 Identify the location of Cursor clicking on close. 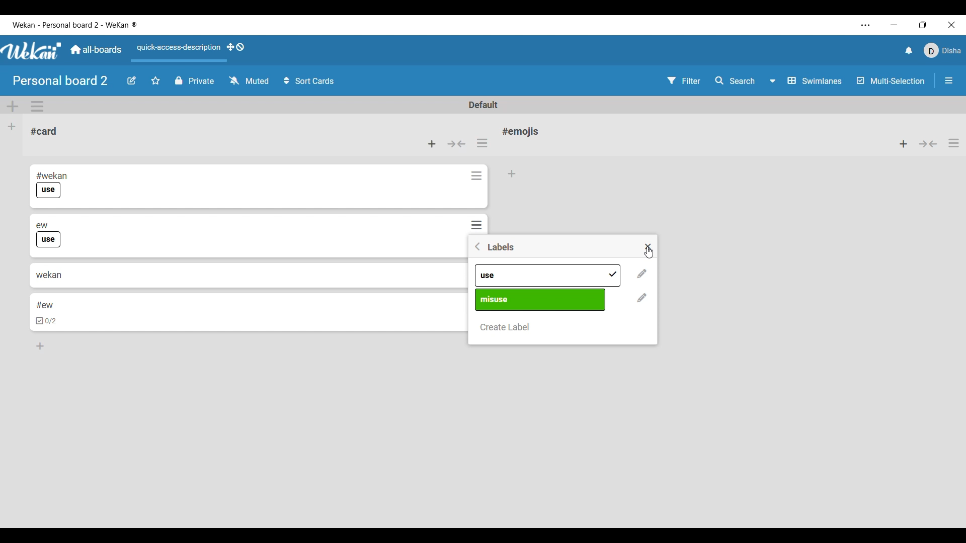
(649, 252).